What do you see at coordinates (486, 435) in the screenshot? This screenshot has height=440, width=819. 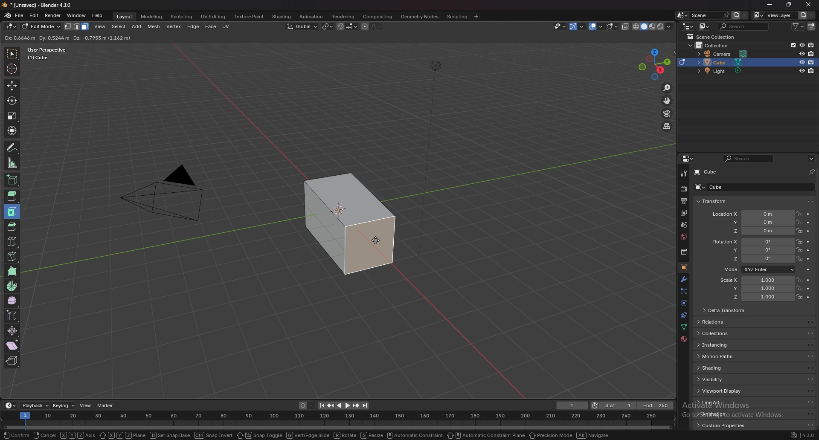 I see `automatic contraint plane` at bounding box center [486, 435].